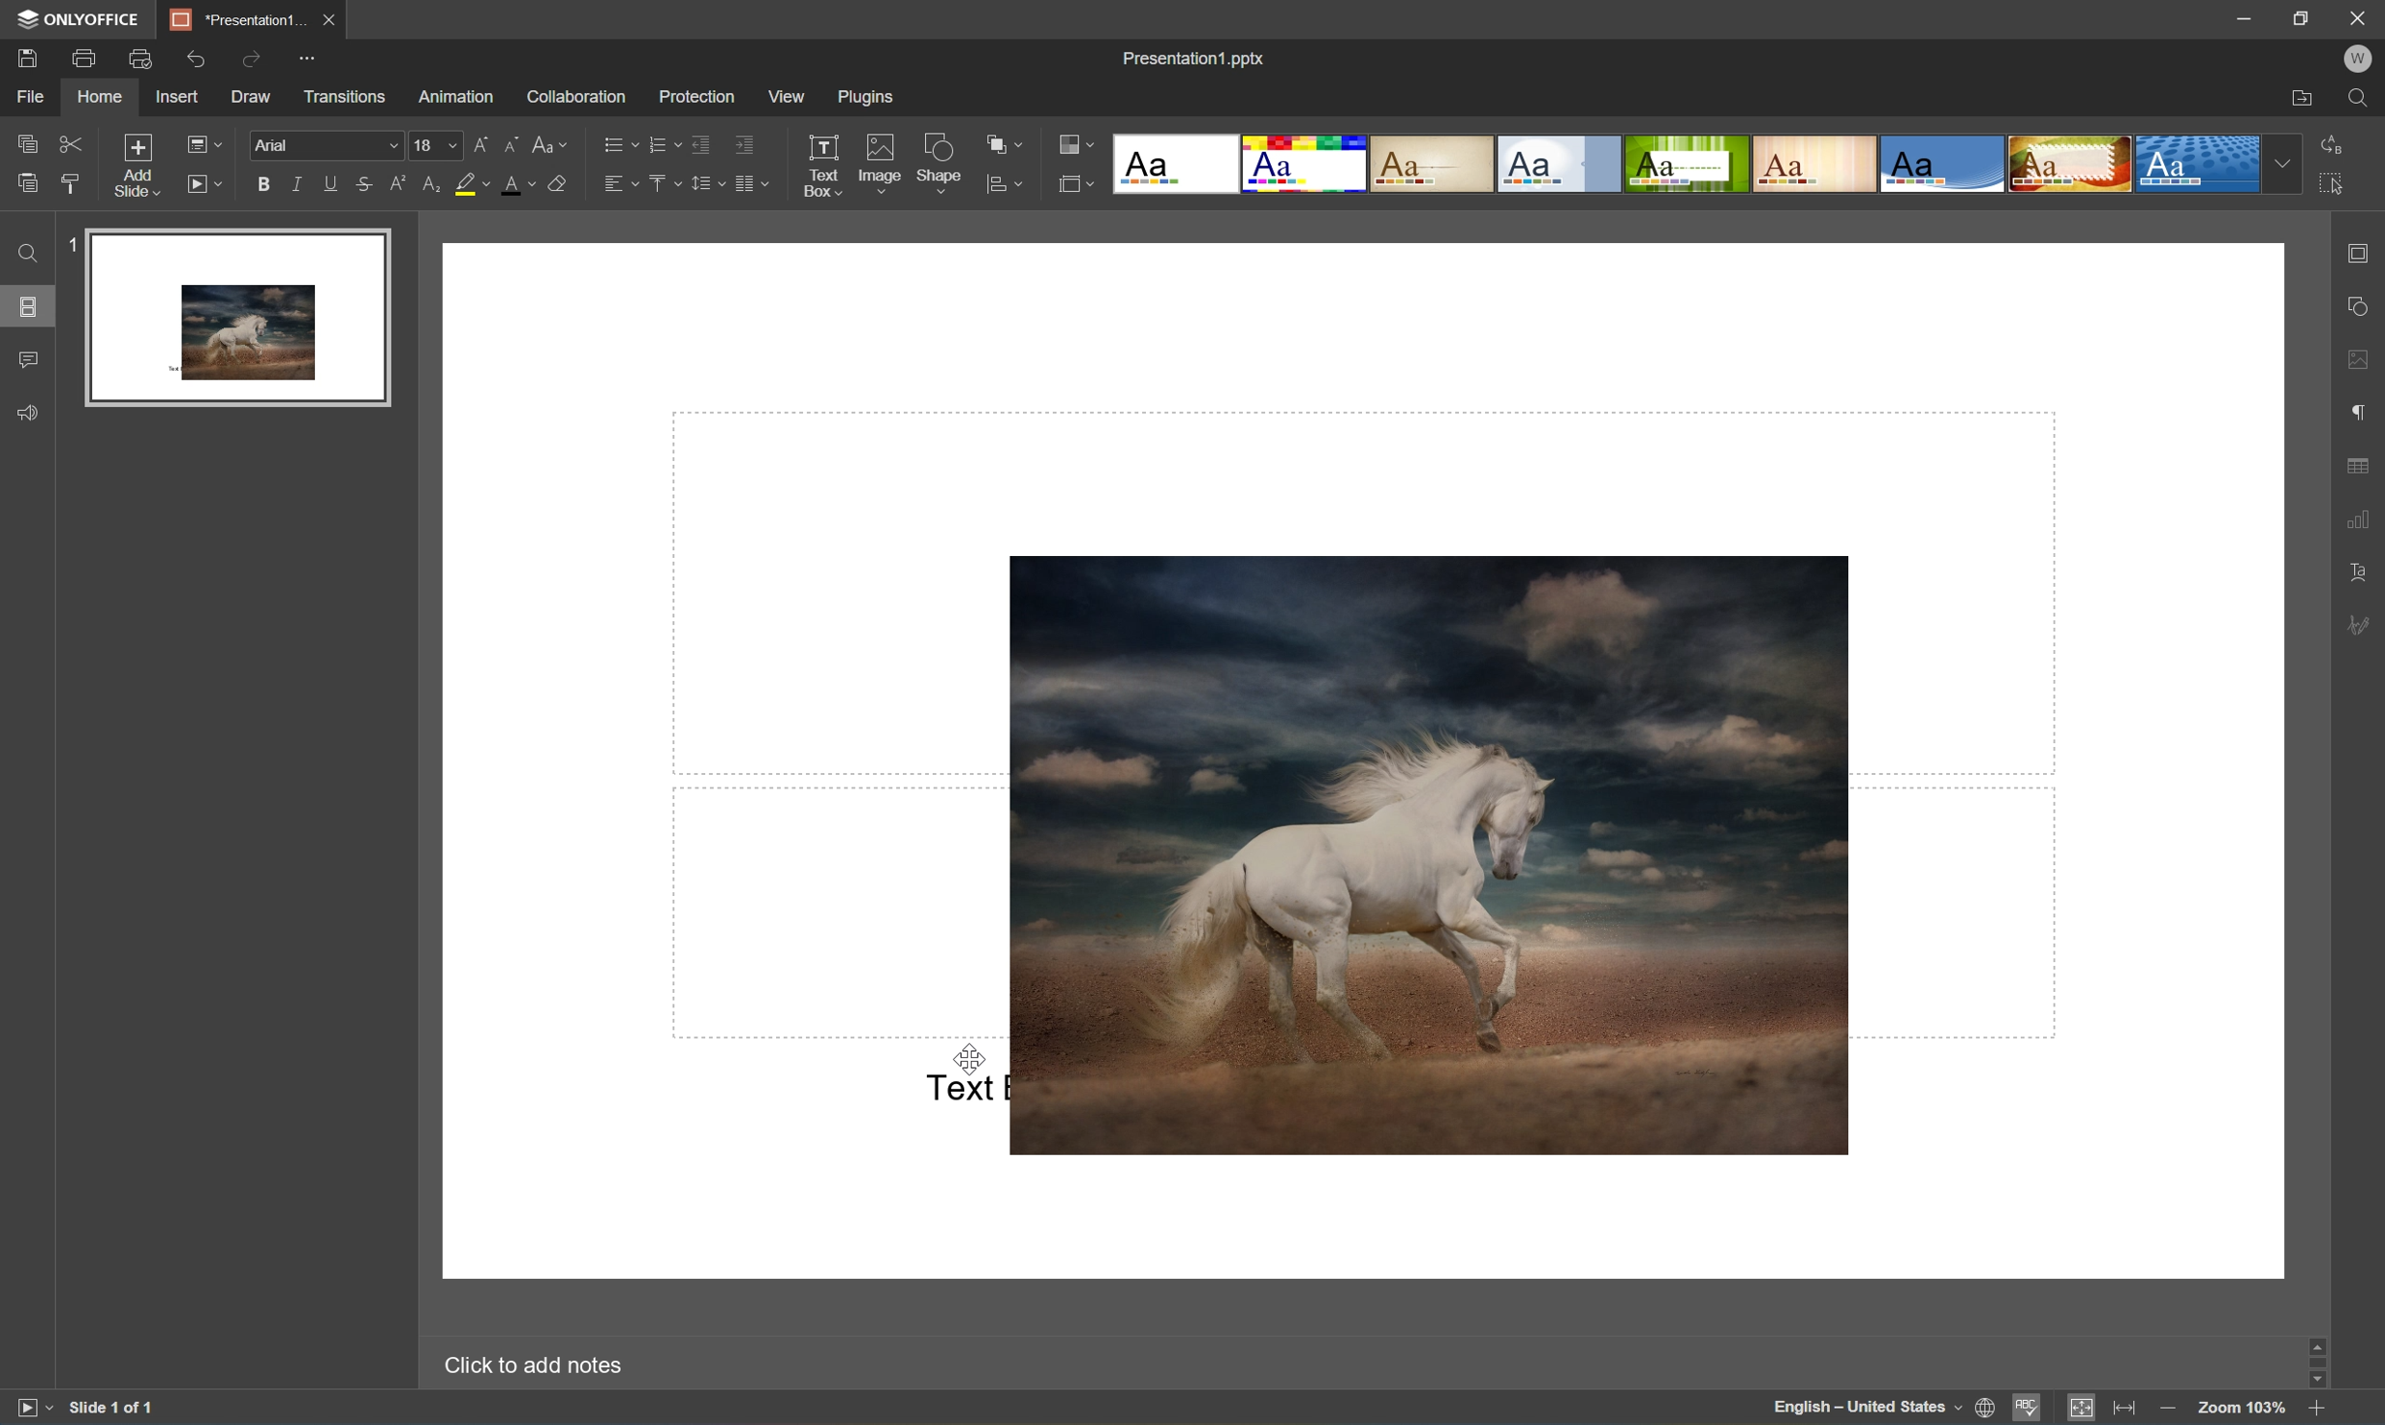 This screenshot has width=2385, height=1425. What do you see at coordinates (1426, 852) in the screenshot?
I see `Image` at bounding box center [1426, 852].